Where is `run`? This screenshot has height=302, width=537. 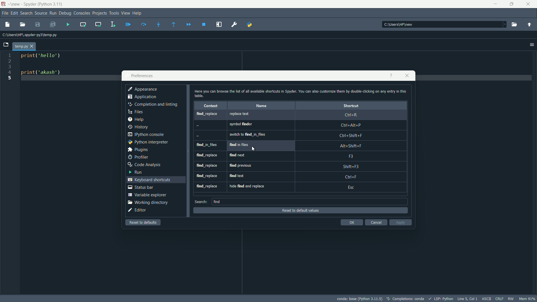
run is located at coordinates (137, 172).